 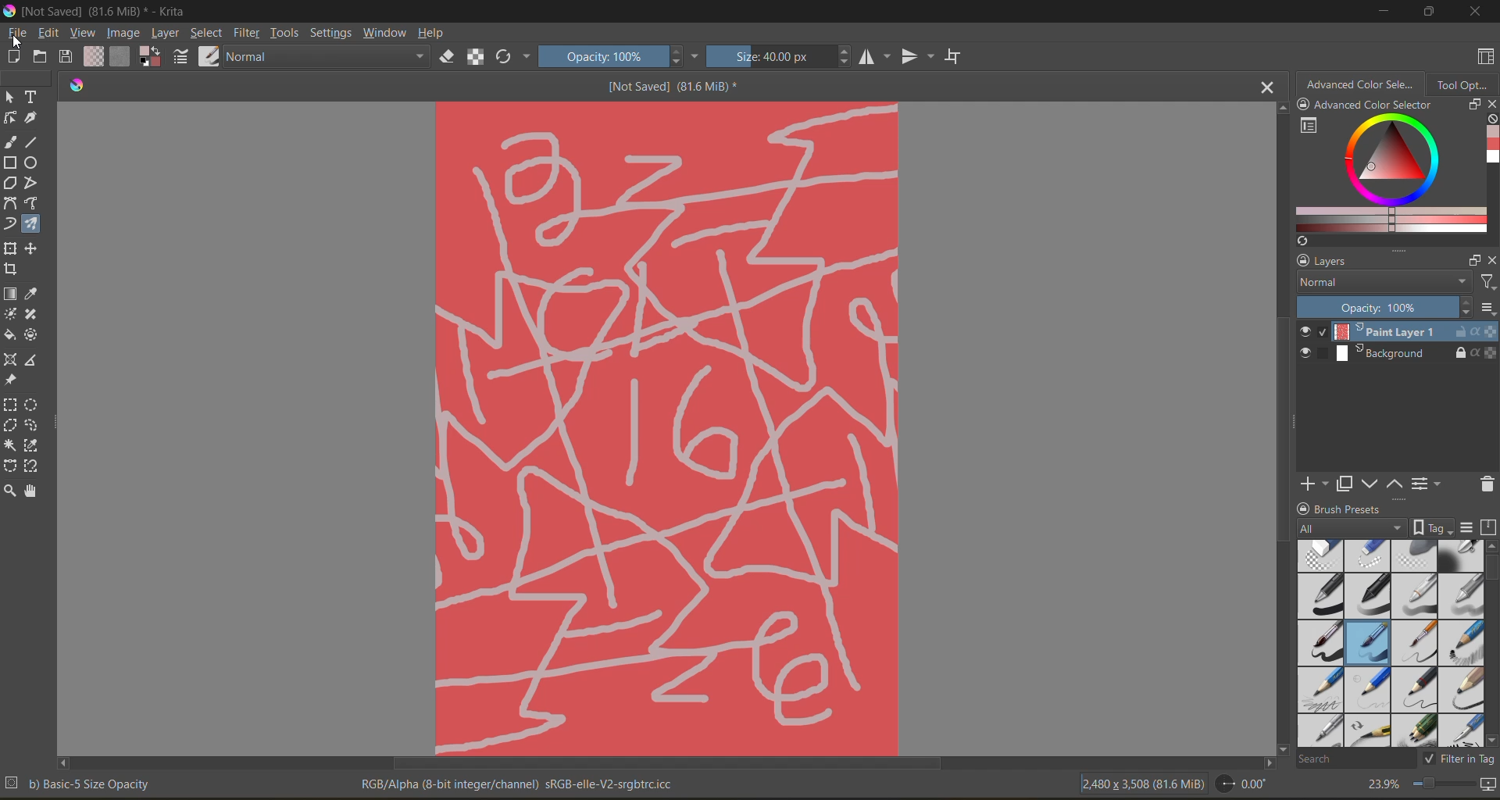 I want to click on delete mask, so click(x=1487, y=487).